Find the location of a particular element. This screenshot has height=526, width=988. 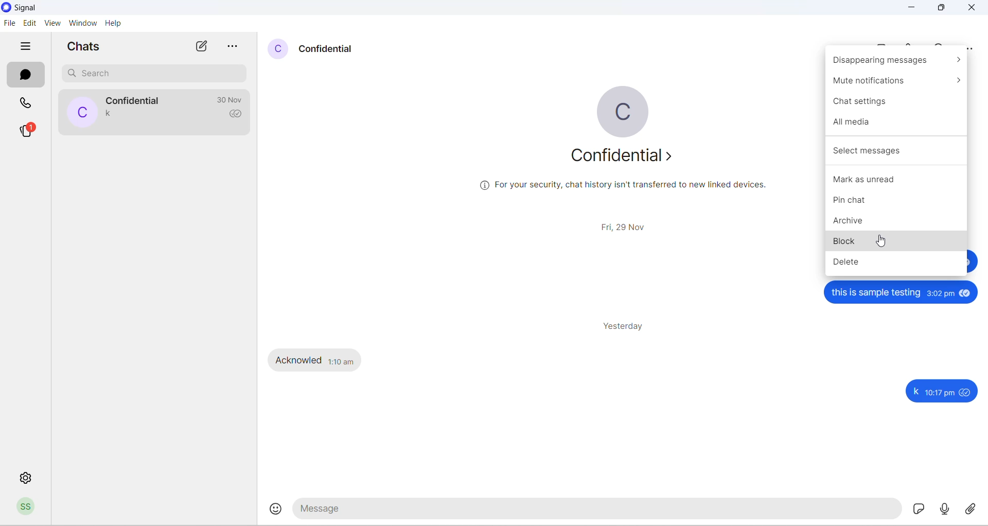

yesterday is located at coordinates (628, 327).